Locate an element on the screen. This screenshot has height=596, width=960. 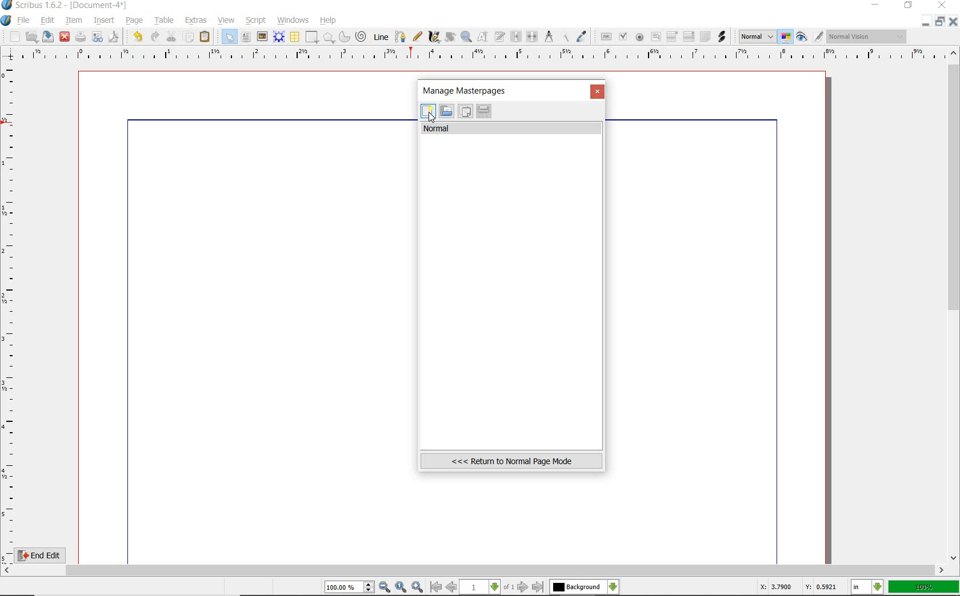
scrollbar is located at coordinates (474, 570).